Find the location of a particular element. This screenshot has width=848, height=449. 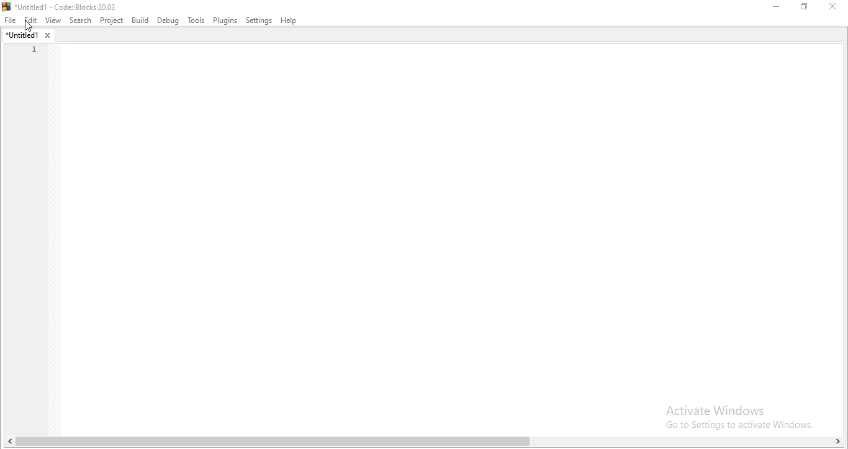

Help is located at coordinates (289, 20).